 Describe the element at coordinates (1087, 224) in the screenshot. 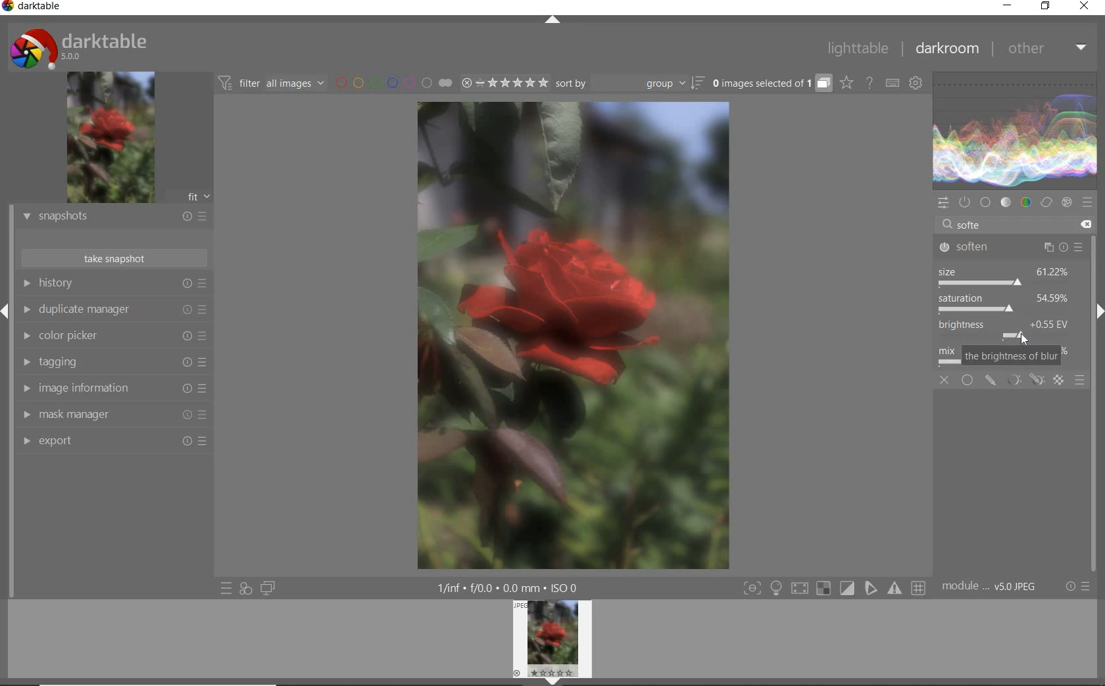

I see `delete` at that location.